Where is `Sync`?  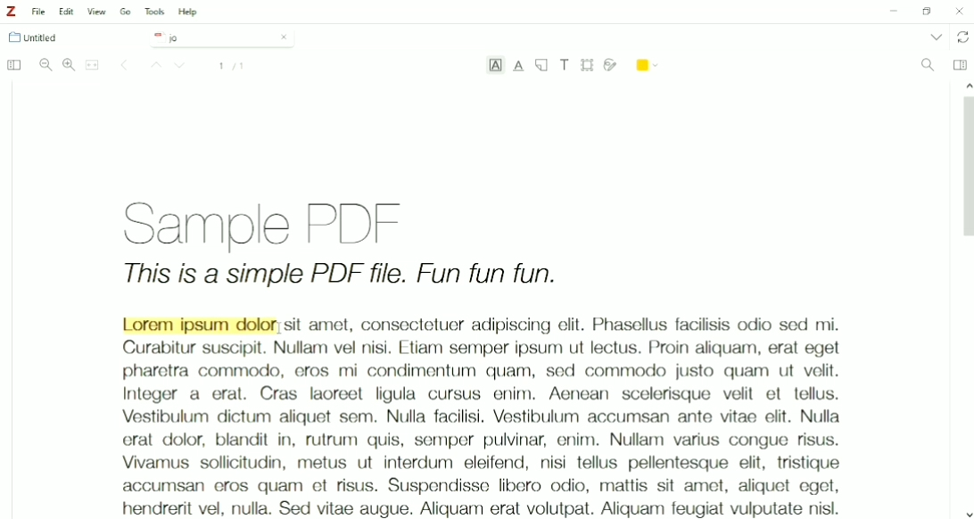 Sync is located at coordinates (963, 37).